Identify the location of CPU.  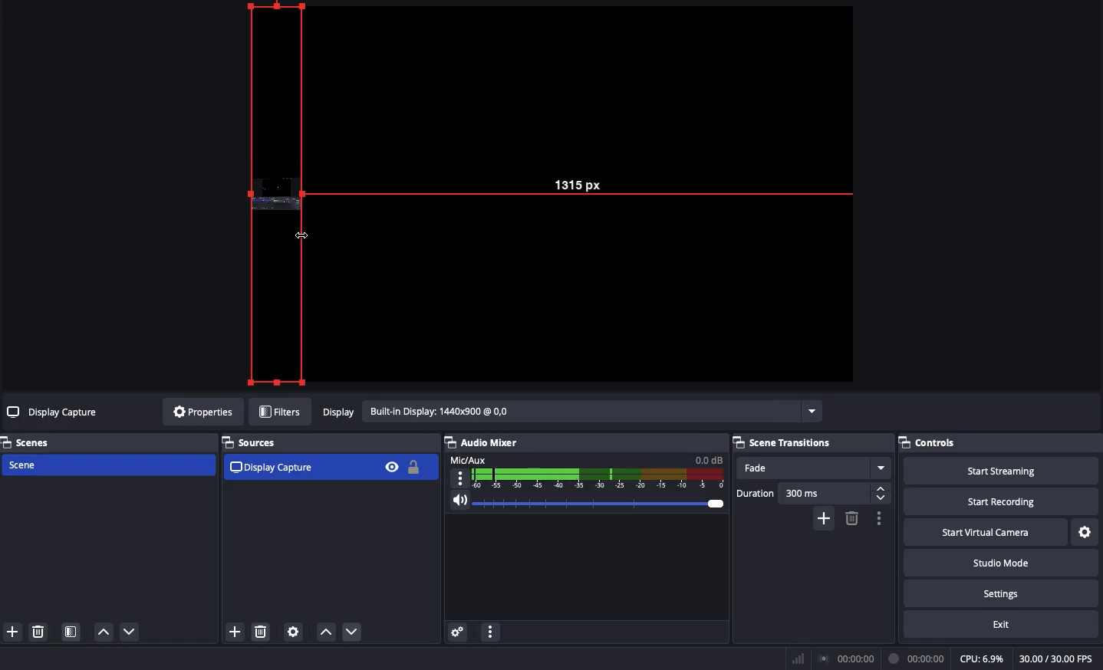
(981, 659).